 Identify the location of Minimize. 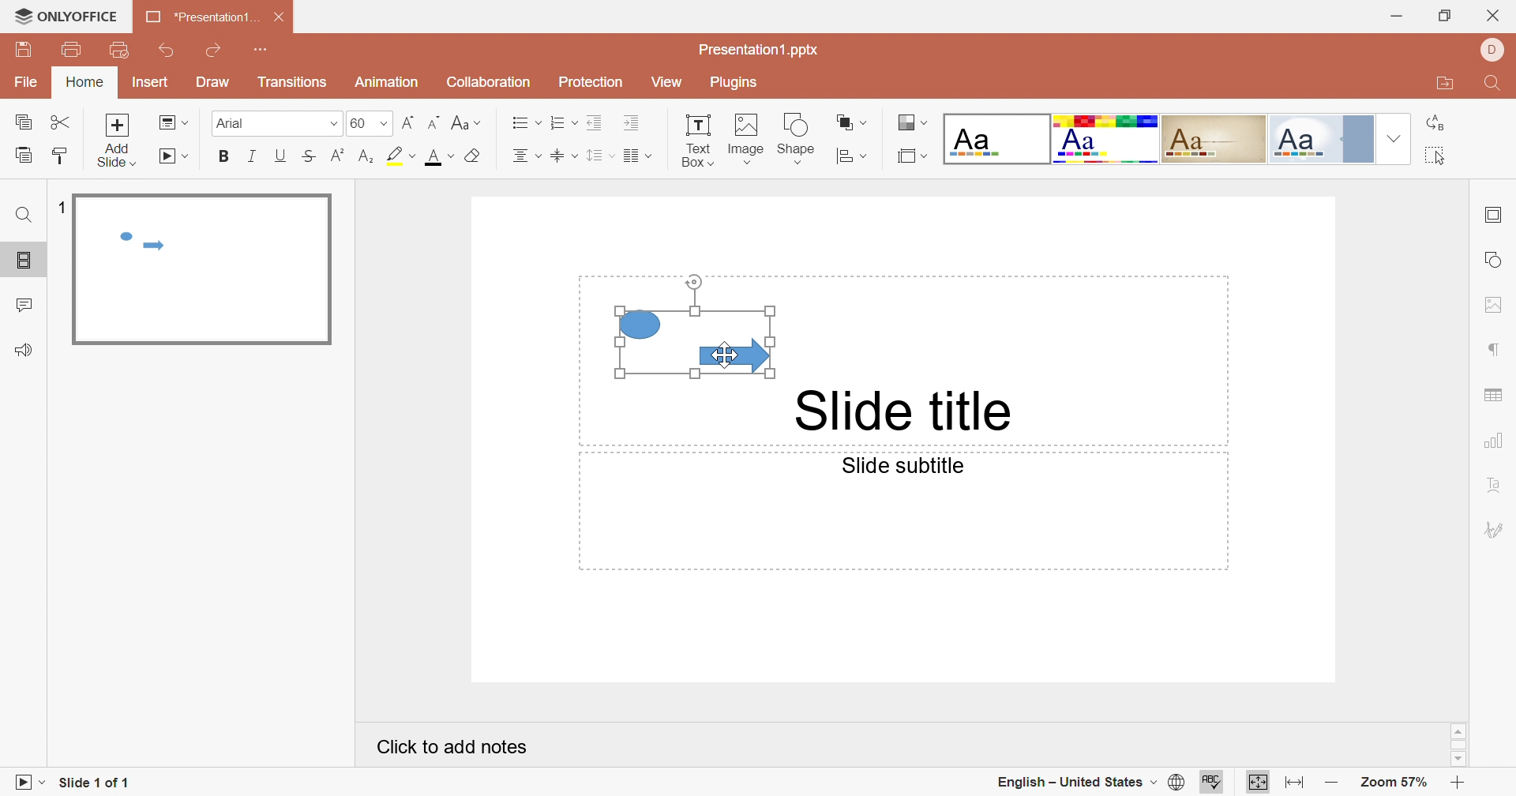
(1394, 15).